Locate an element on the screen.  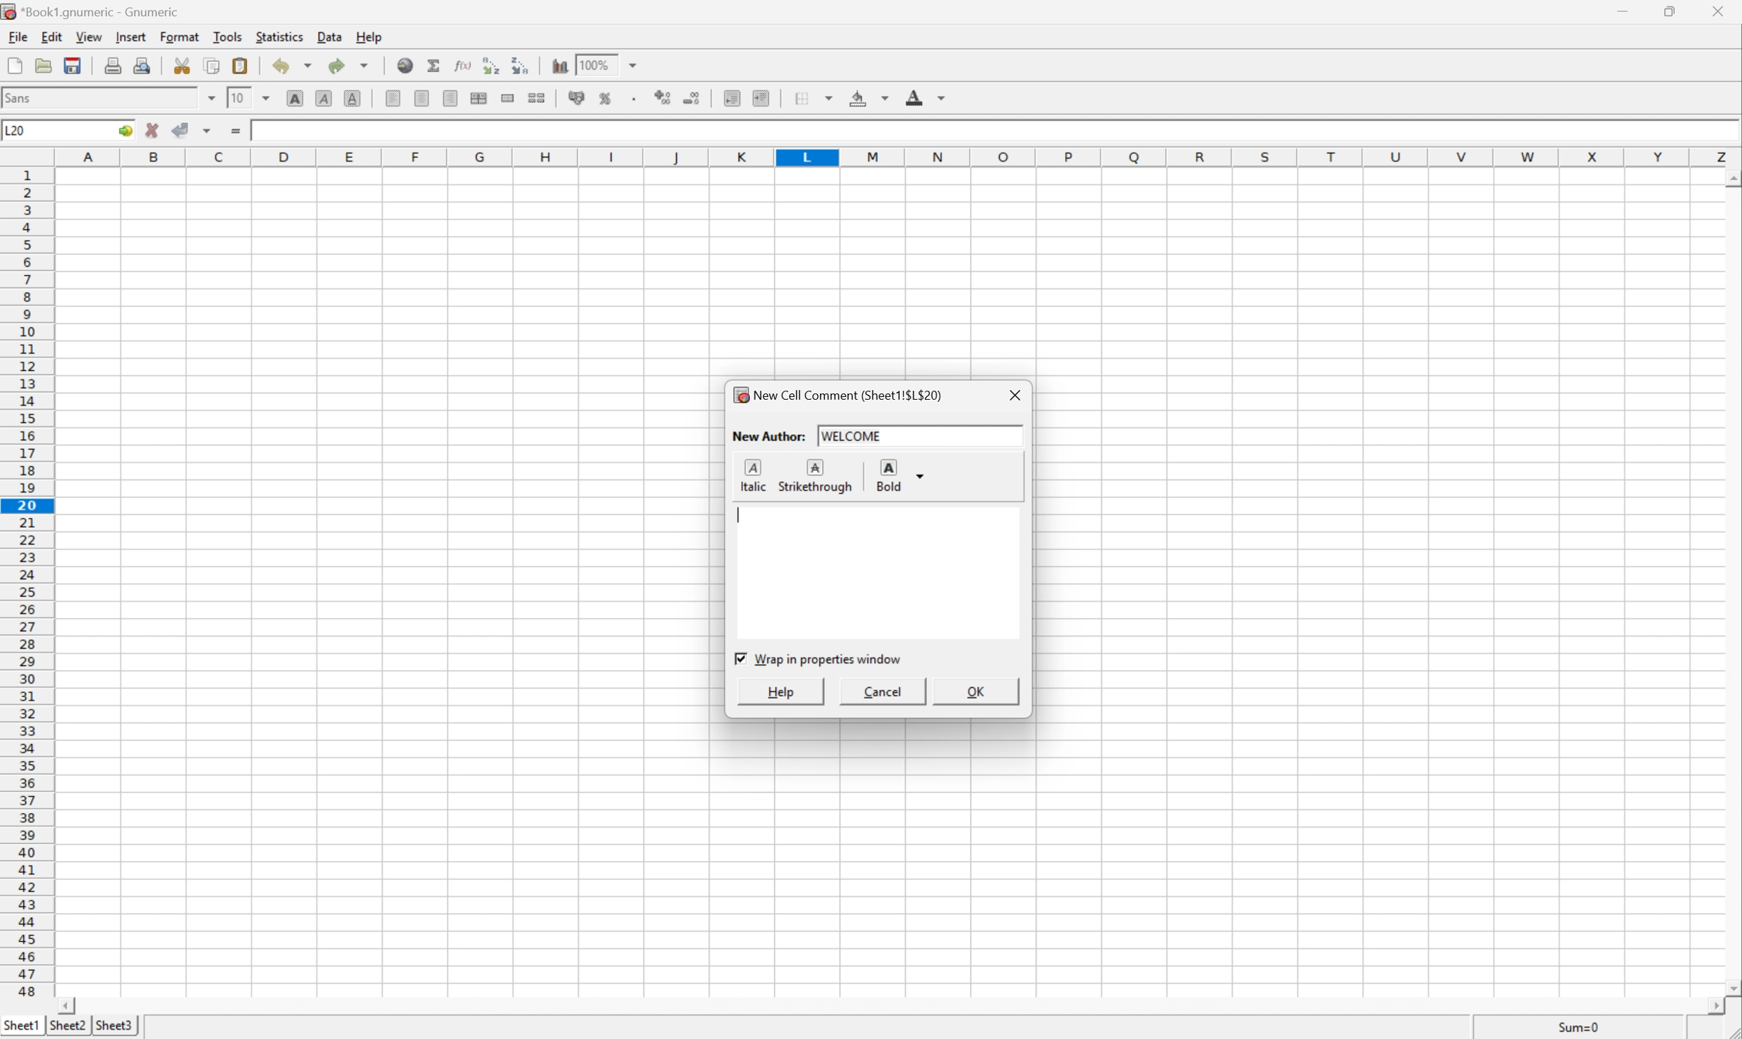
Sheet2 is located at coordinates (111, 1026).